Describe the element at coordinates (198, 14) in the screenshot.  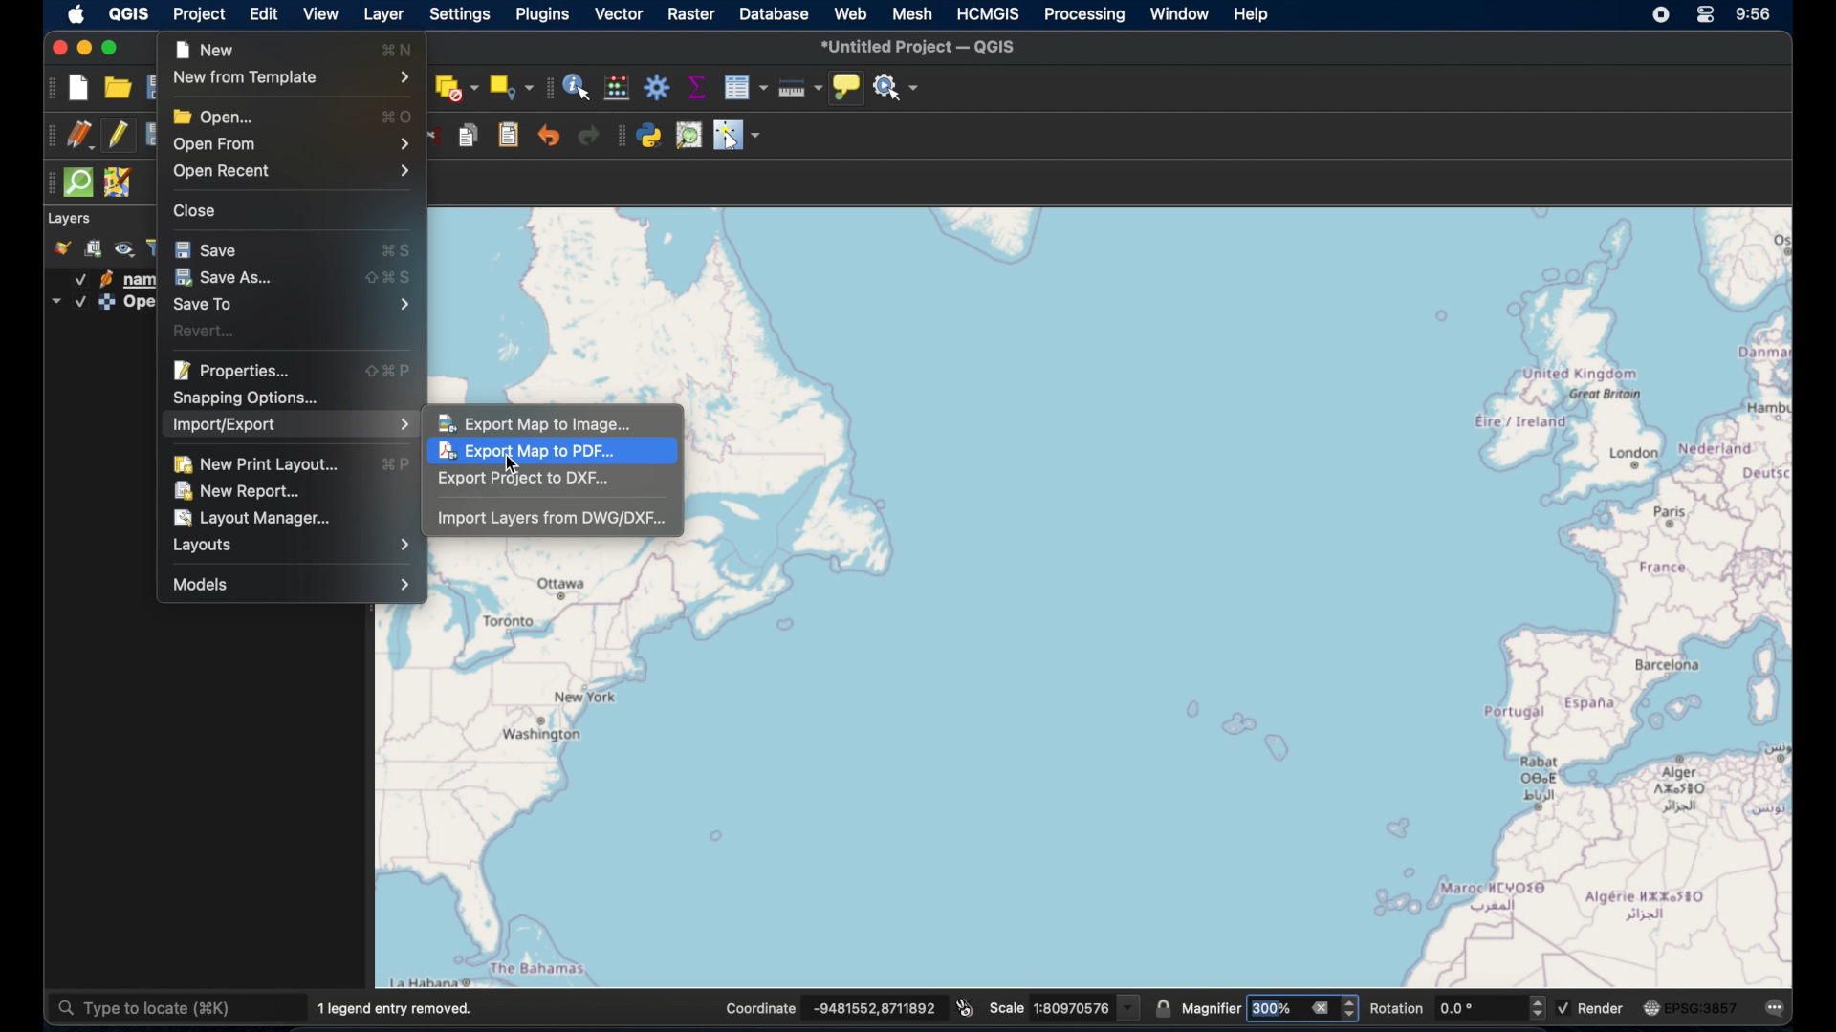
I see `project selected` at that location.